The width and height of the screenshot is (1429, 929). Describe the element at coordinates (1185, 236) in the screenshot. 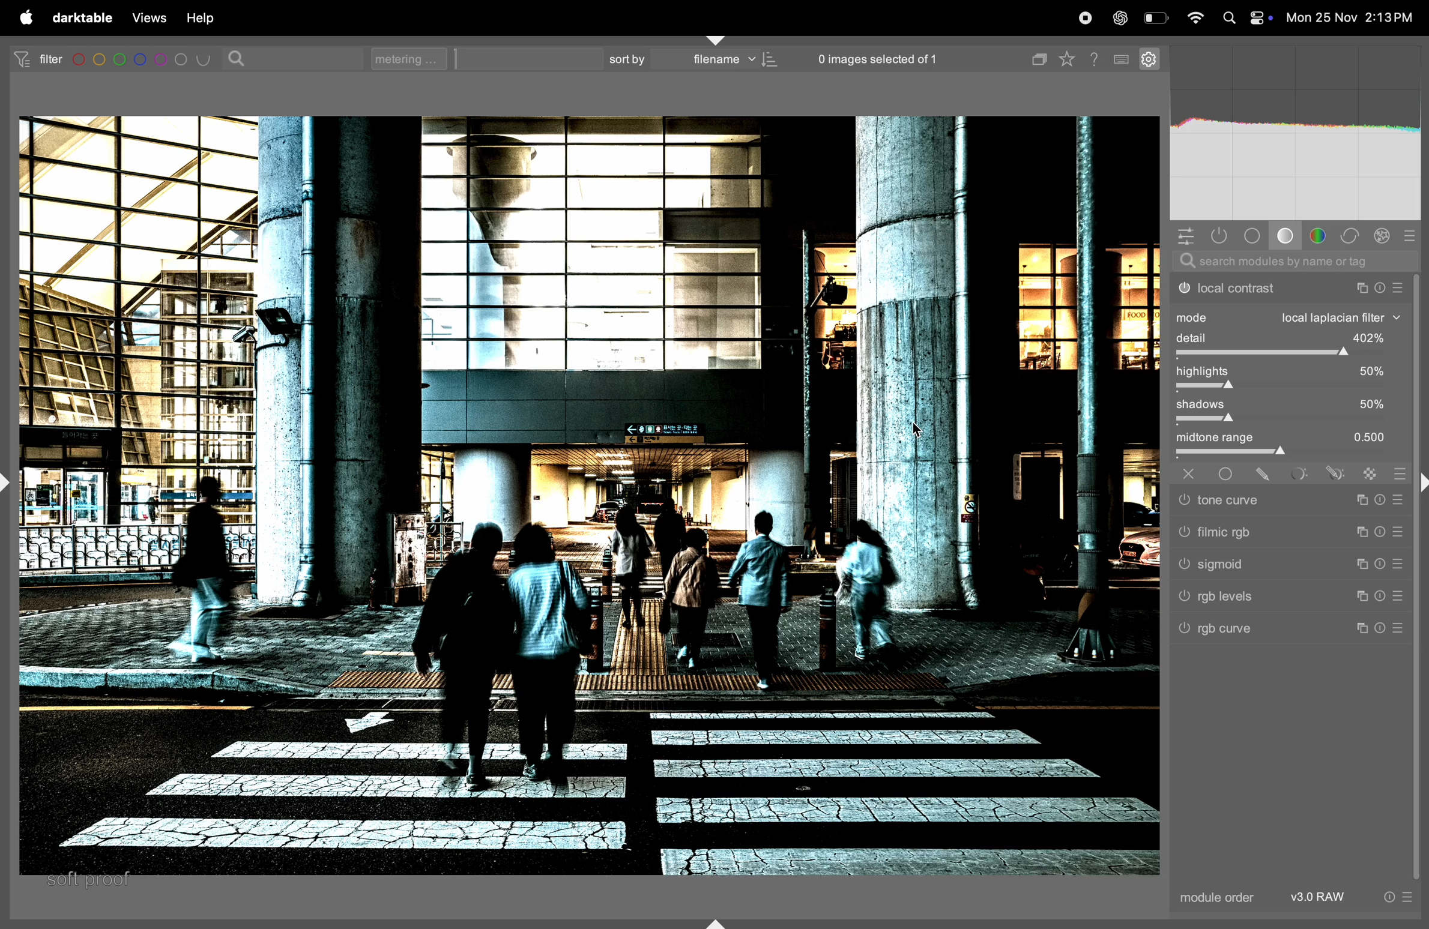

I see `quick acesss panel` at that location.